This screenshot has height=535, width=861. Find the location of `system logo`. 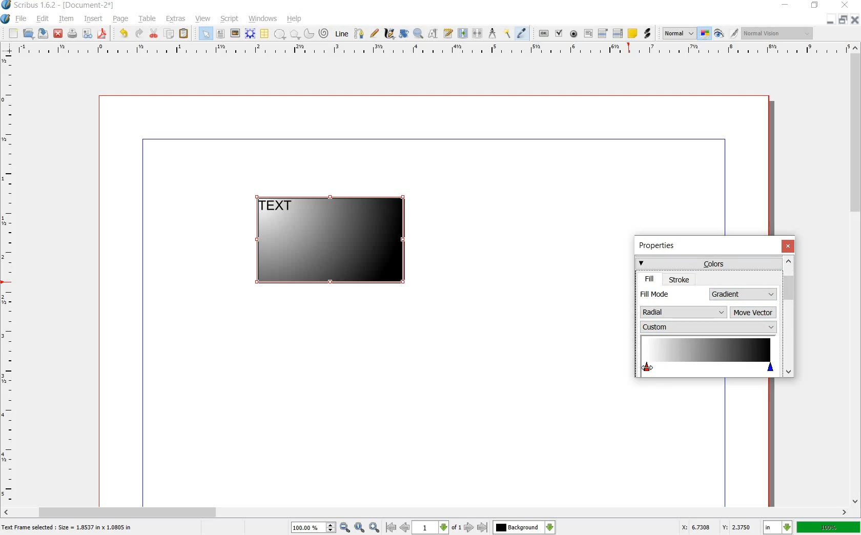

system logo is located at coordinates (5, 19).